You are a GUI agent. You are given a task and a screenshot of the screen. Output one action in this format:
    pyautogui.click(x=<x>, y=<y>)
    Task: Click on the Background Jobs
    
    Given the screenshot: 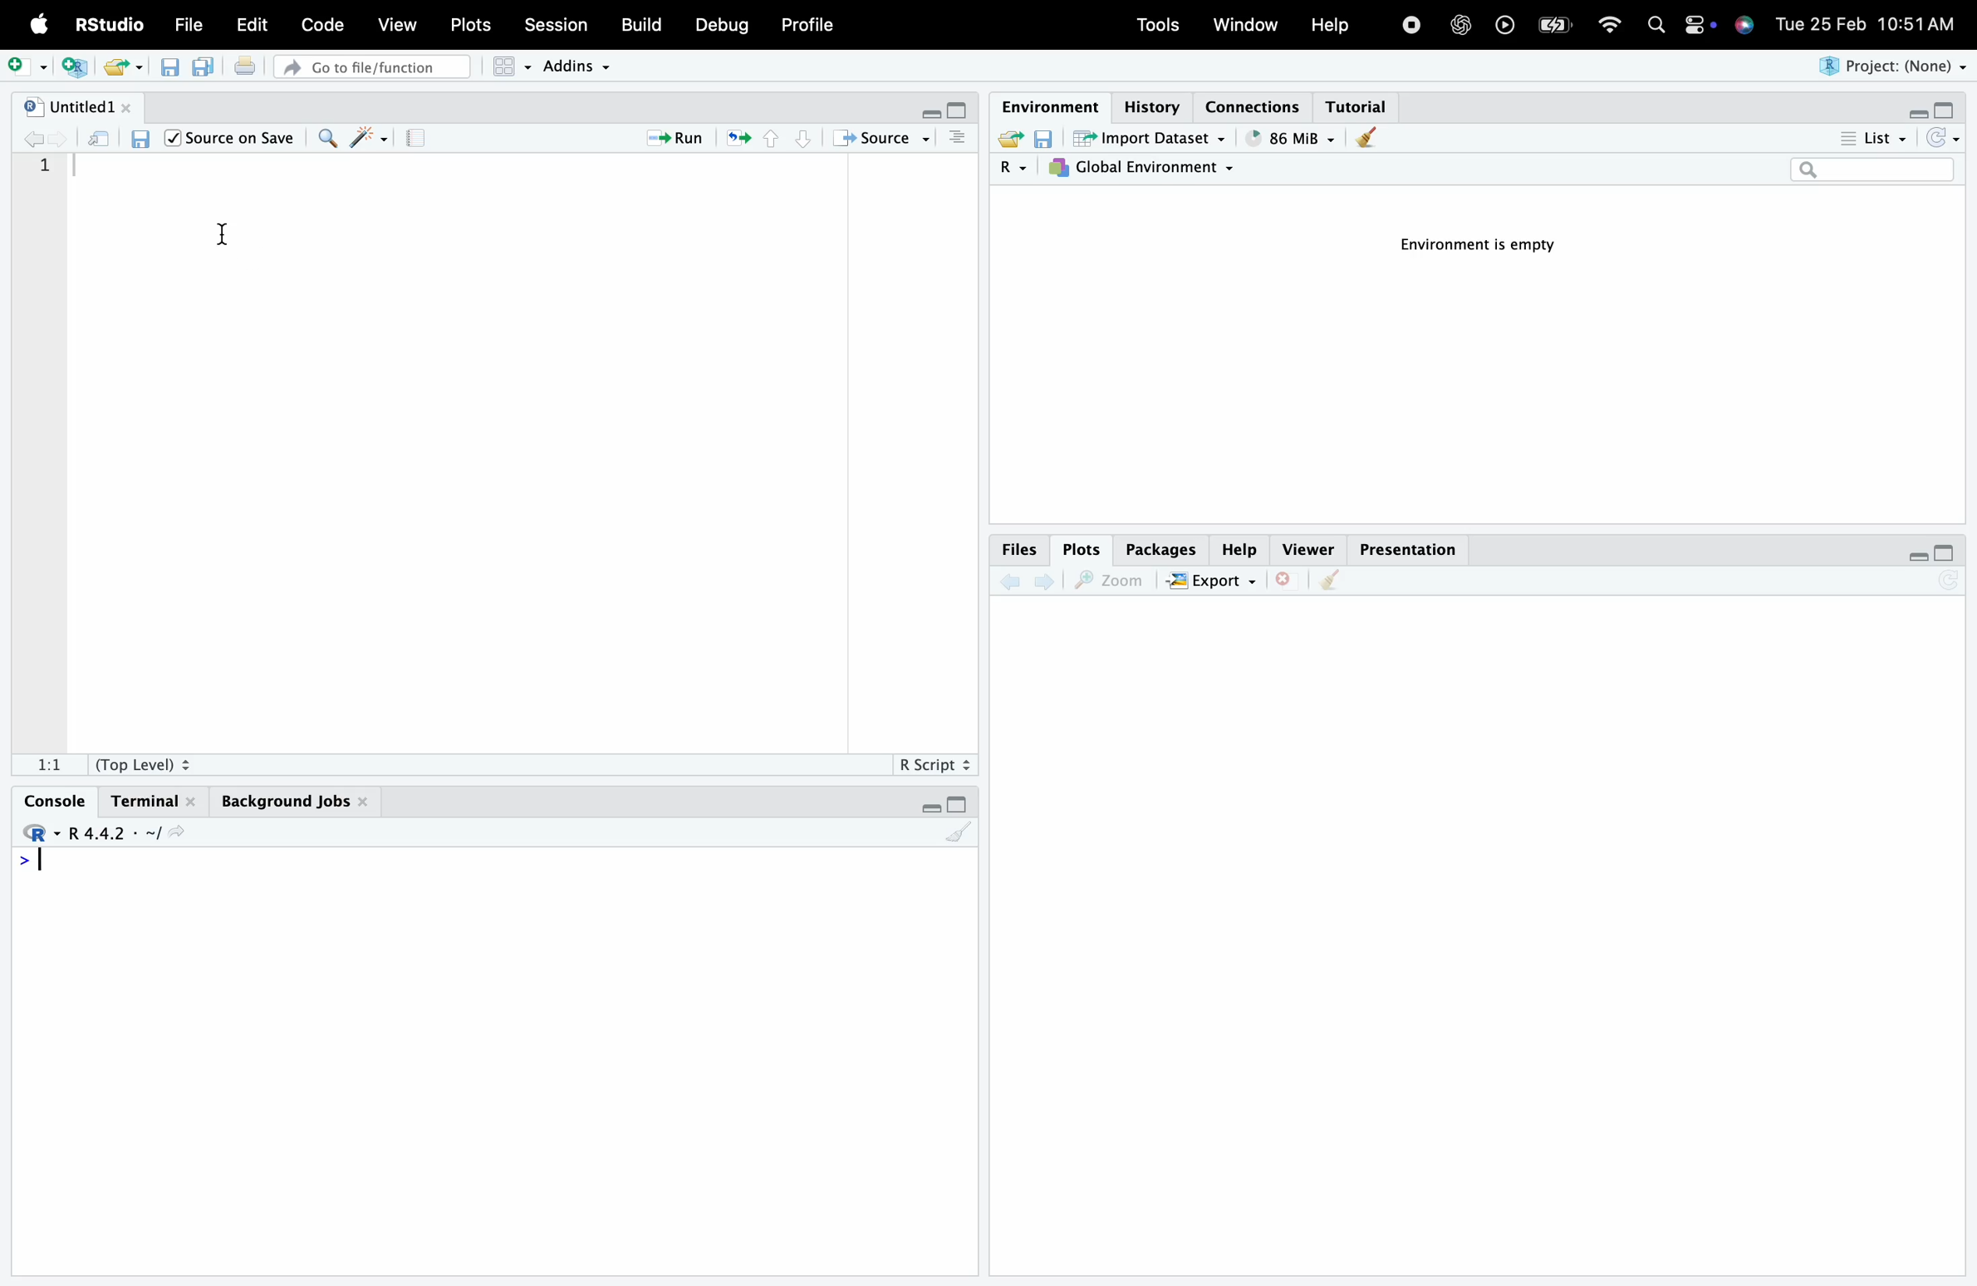 What is the action you would take?
    pyautogui.click(x=293, y=803)
    